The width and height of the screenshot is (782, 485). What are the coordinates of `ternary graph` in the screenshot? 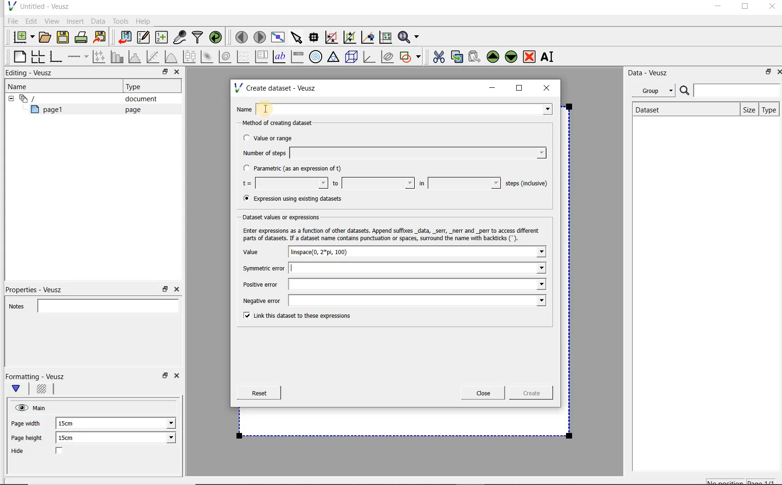 It's located at (334, 57).